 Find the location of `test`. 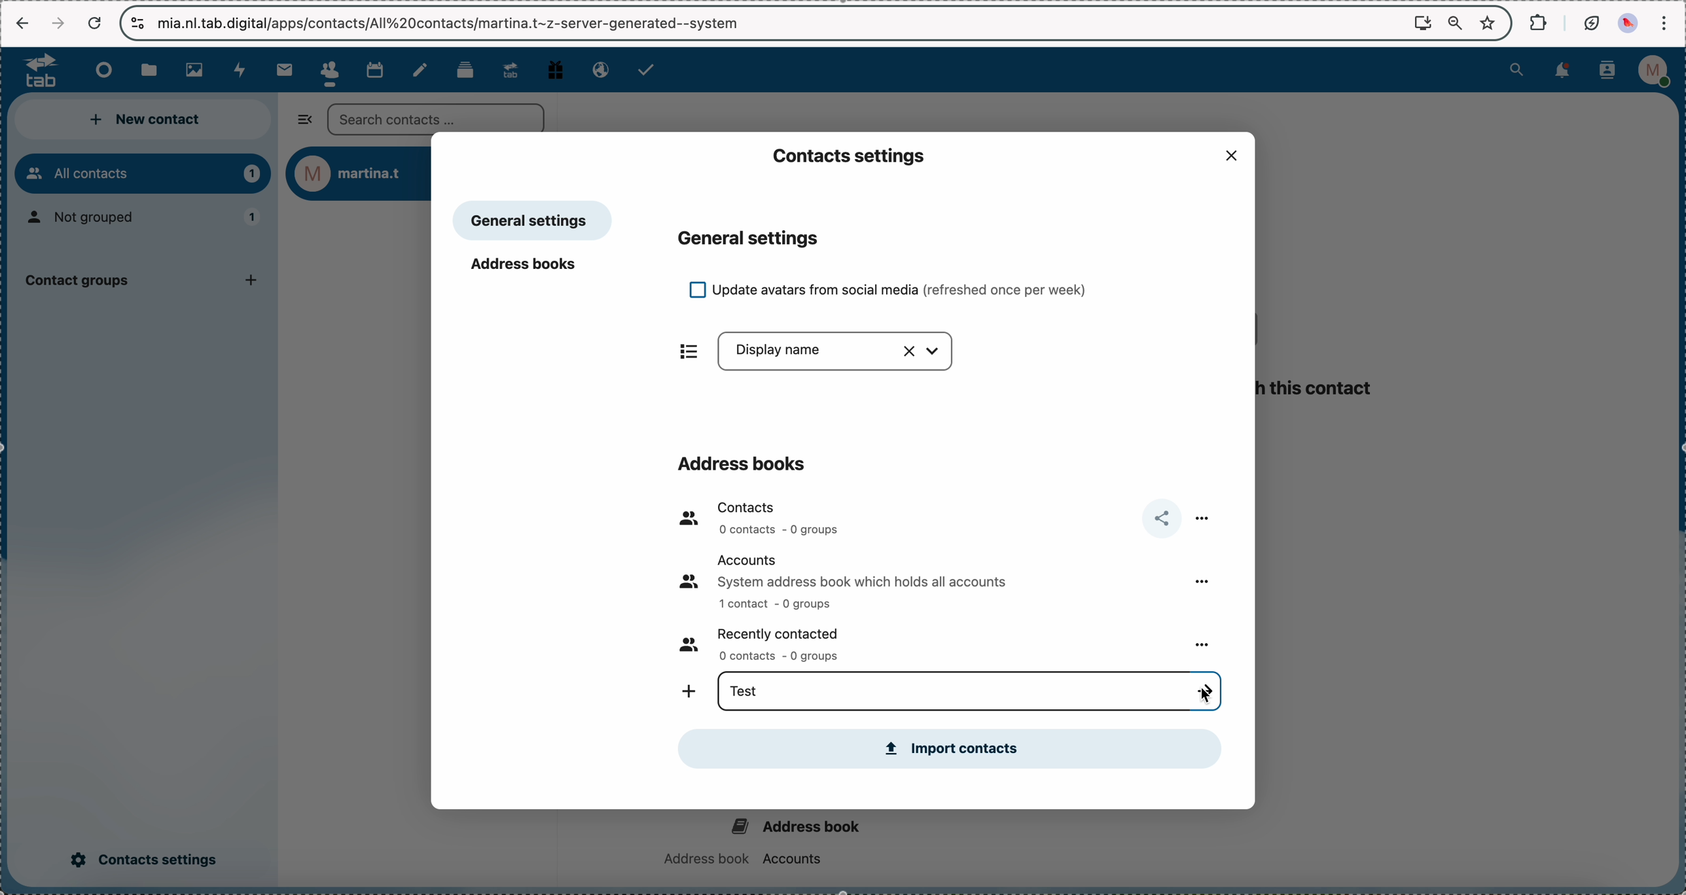

test is located at coordinates (743, 689).